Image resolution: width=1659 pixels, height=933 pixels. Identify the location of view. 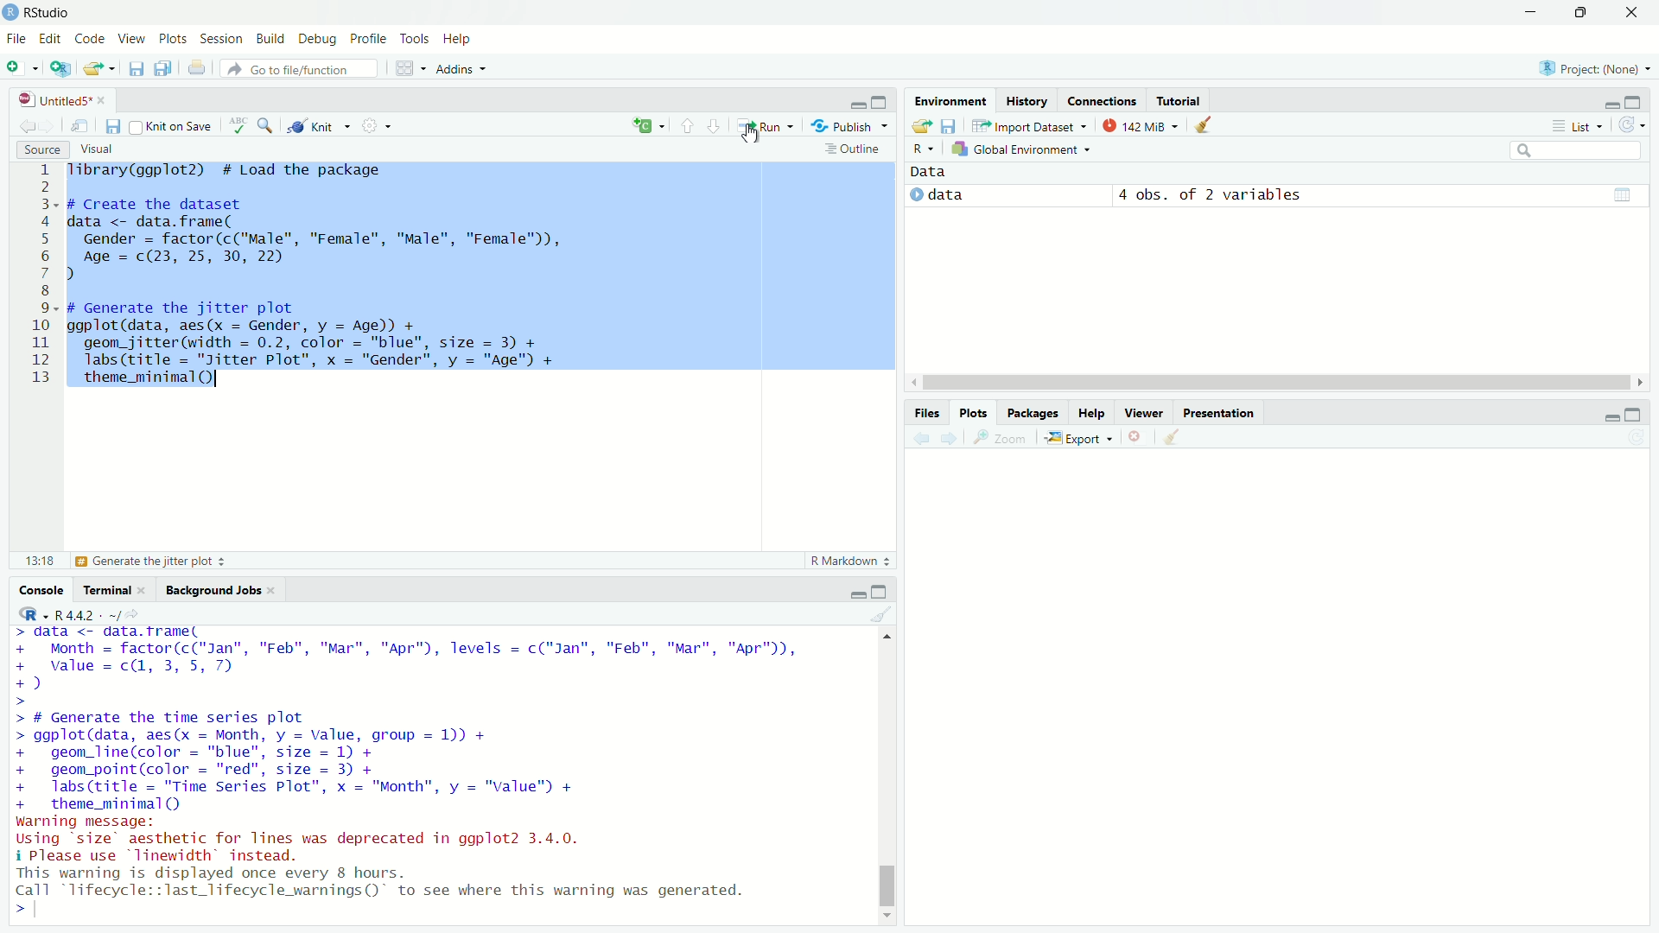
(128, 38).